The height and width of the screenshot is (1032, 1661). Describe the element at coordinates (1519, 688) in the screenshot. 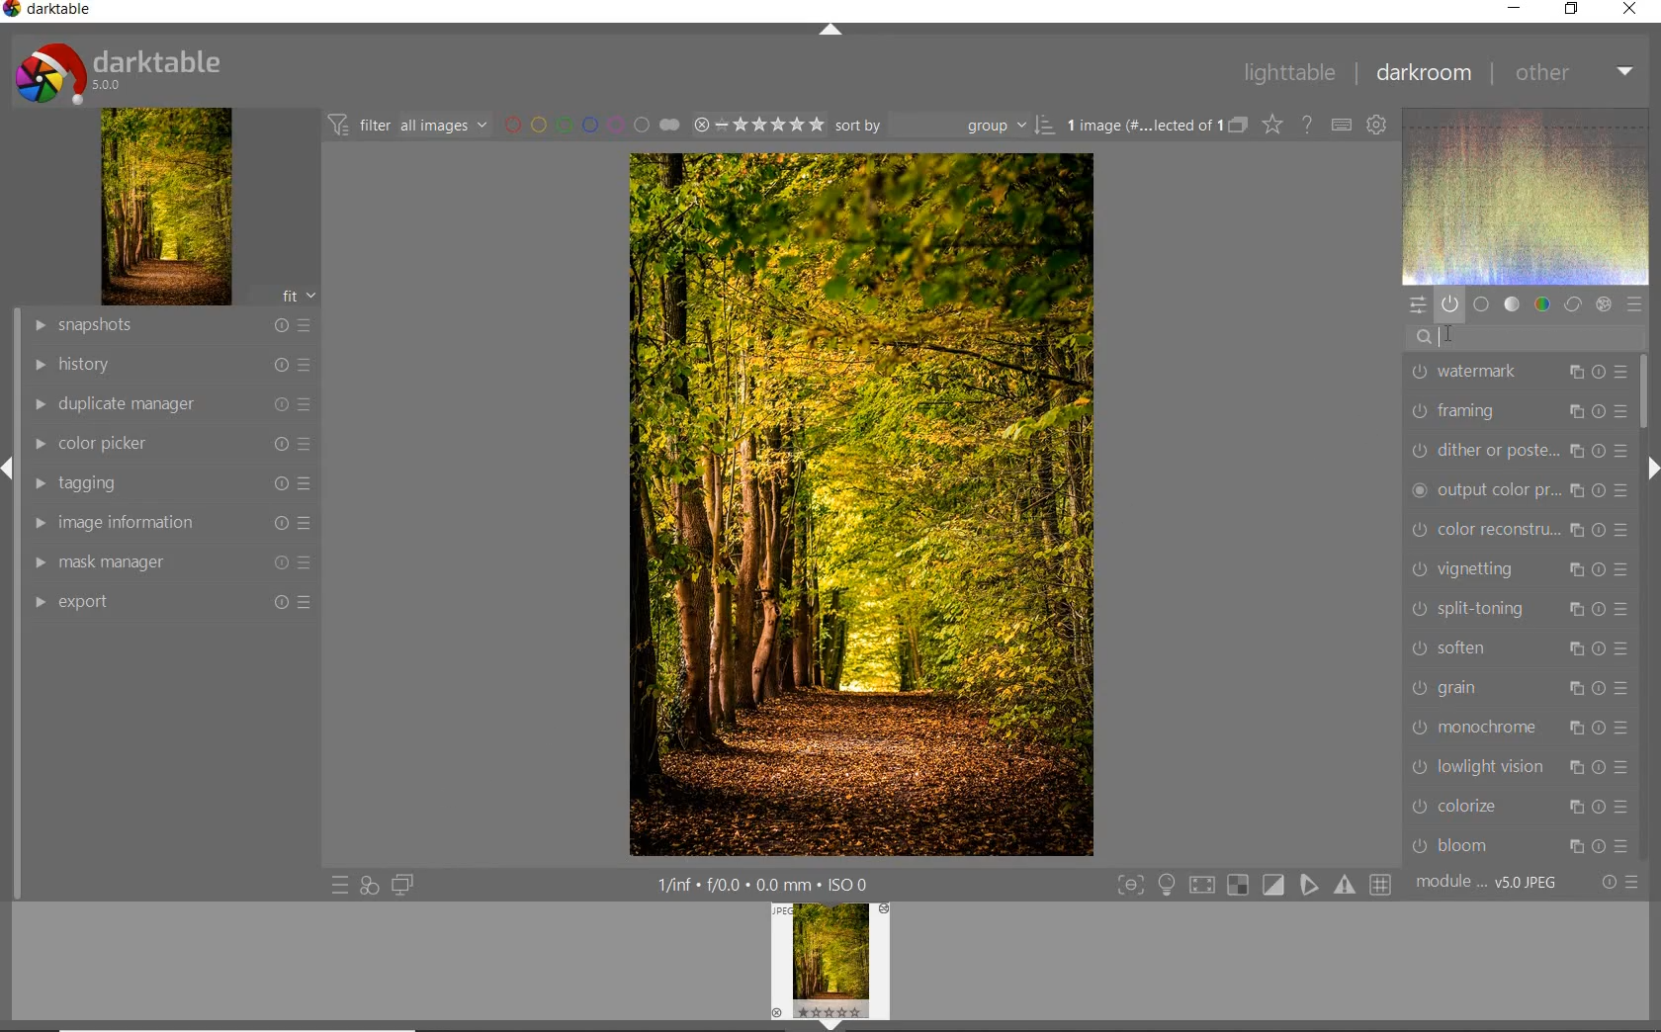

I see `grain` at that location.